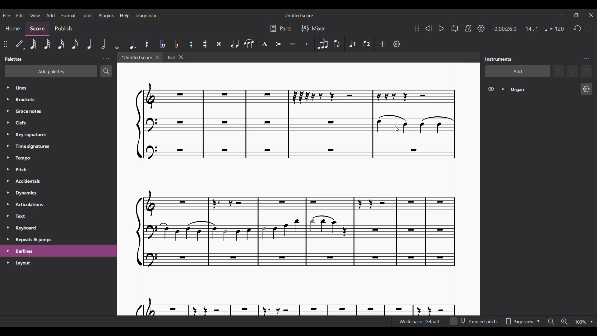  What do you see at coordinates (442, 28) in the screenshot?
I see `Play` at bounding box center [442, 28].